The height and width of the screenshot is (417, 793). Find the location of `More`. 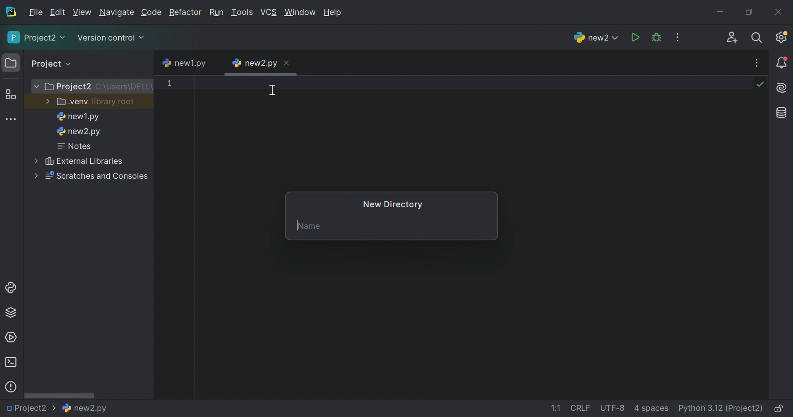

More is located at coordinates (37, 87).